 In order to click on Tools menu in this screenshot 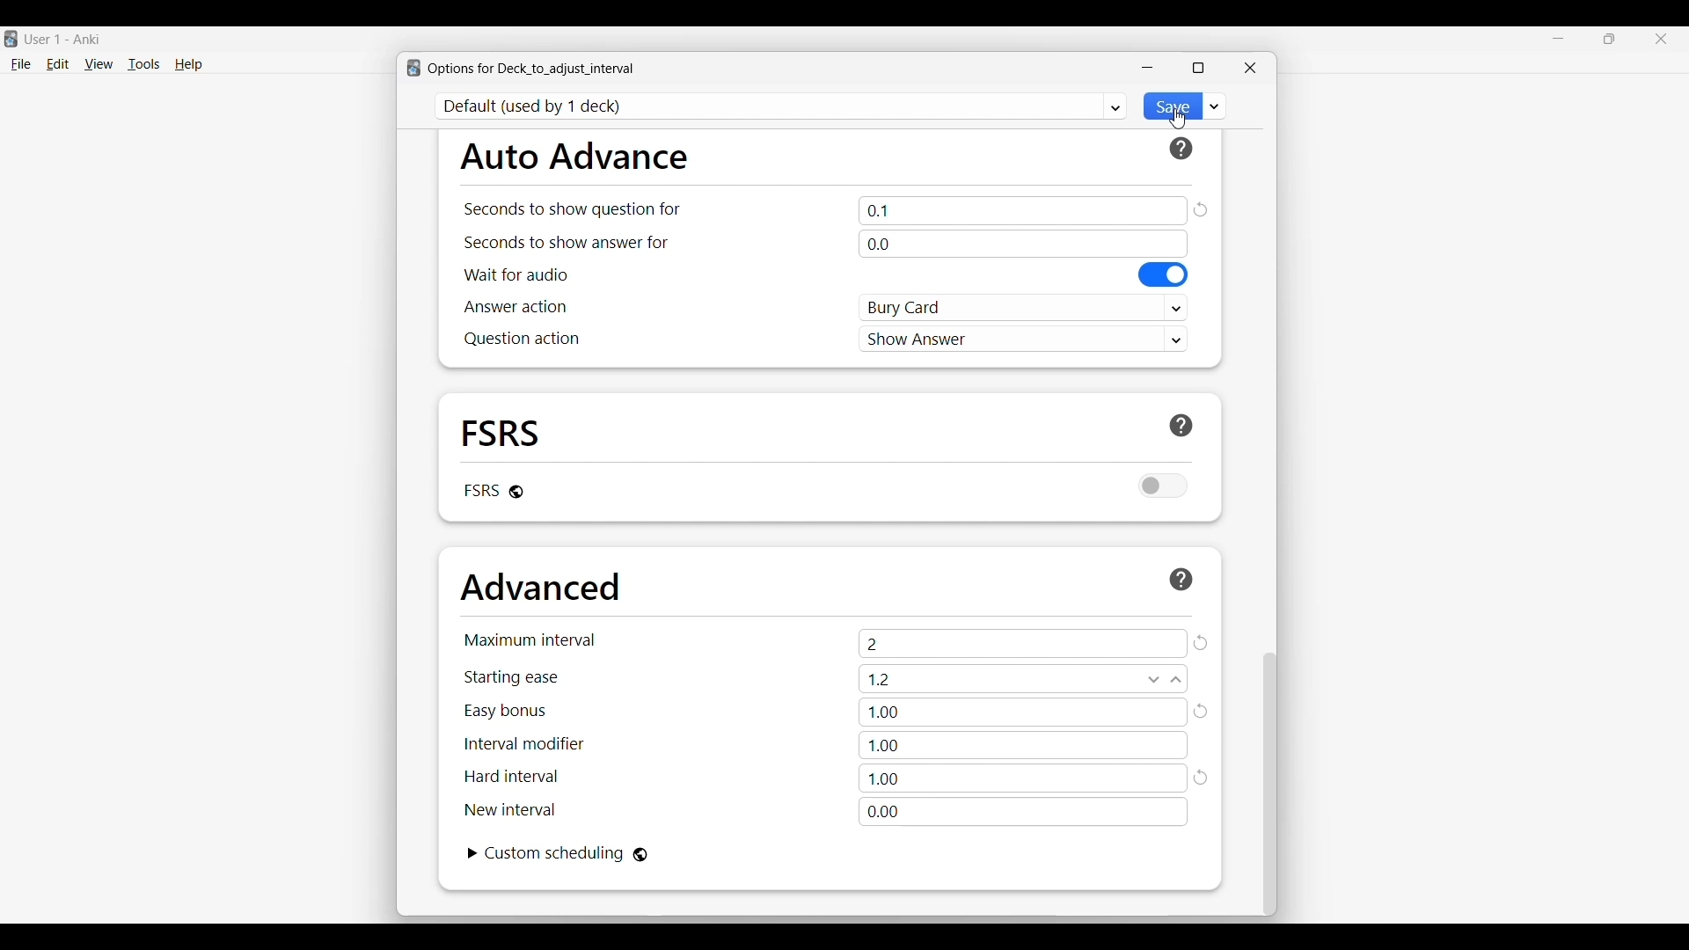, I will do `click(144, 64)`.